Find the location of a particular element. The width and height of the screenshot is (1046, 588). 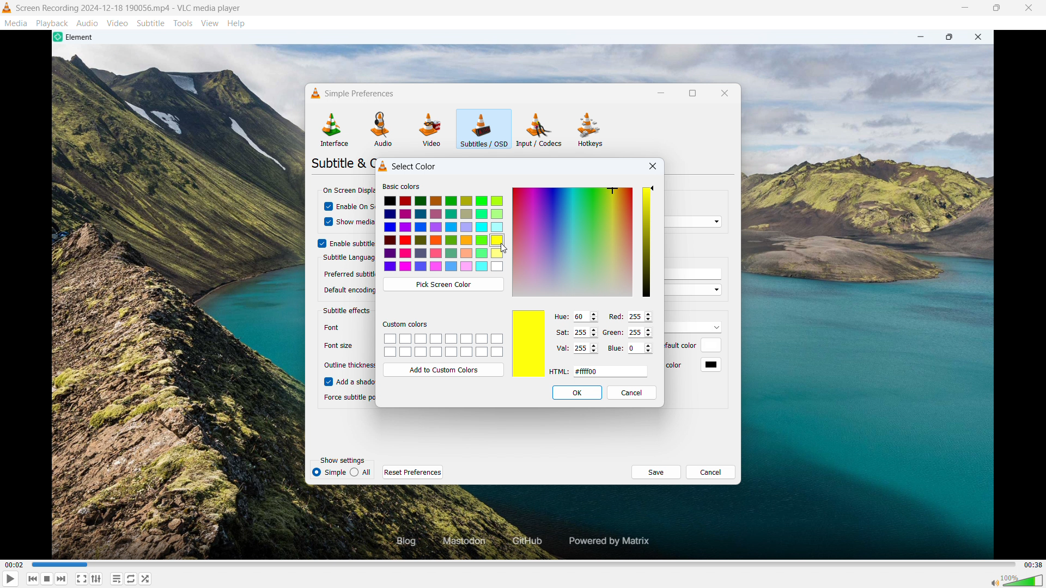

Maximise  is located at coordinates (996, 8).